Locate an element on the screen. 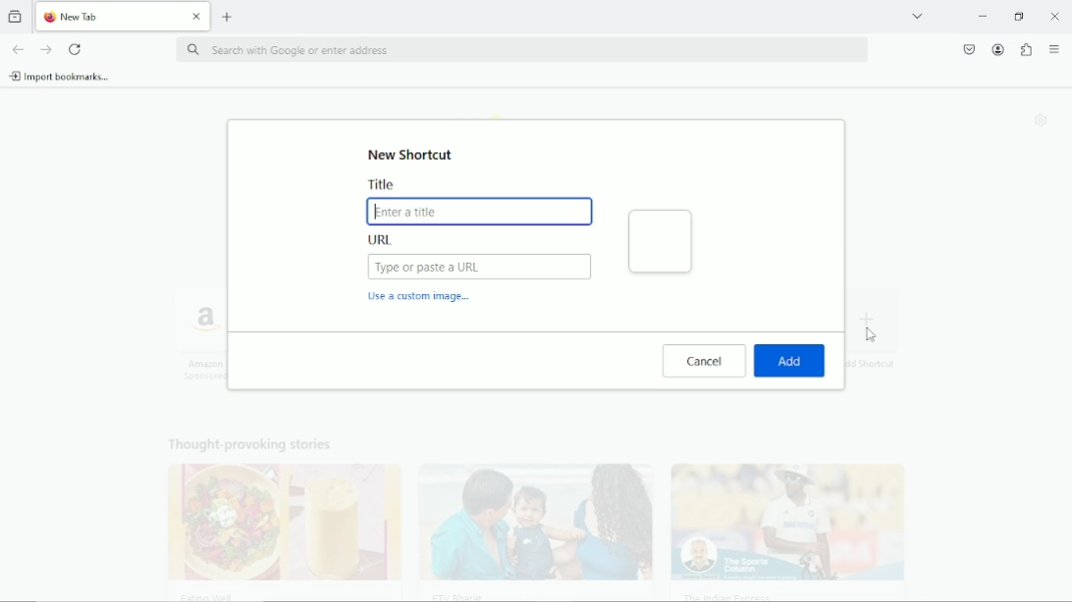 This screenshot has width=1072, height=602. restore down is located at coordinates (1020, 16).